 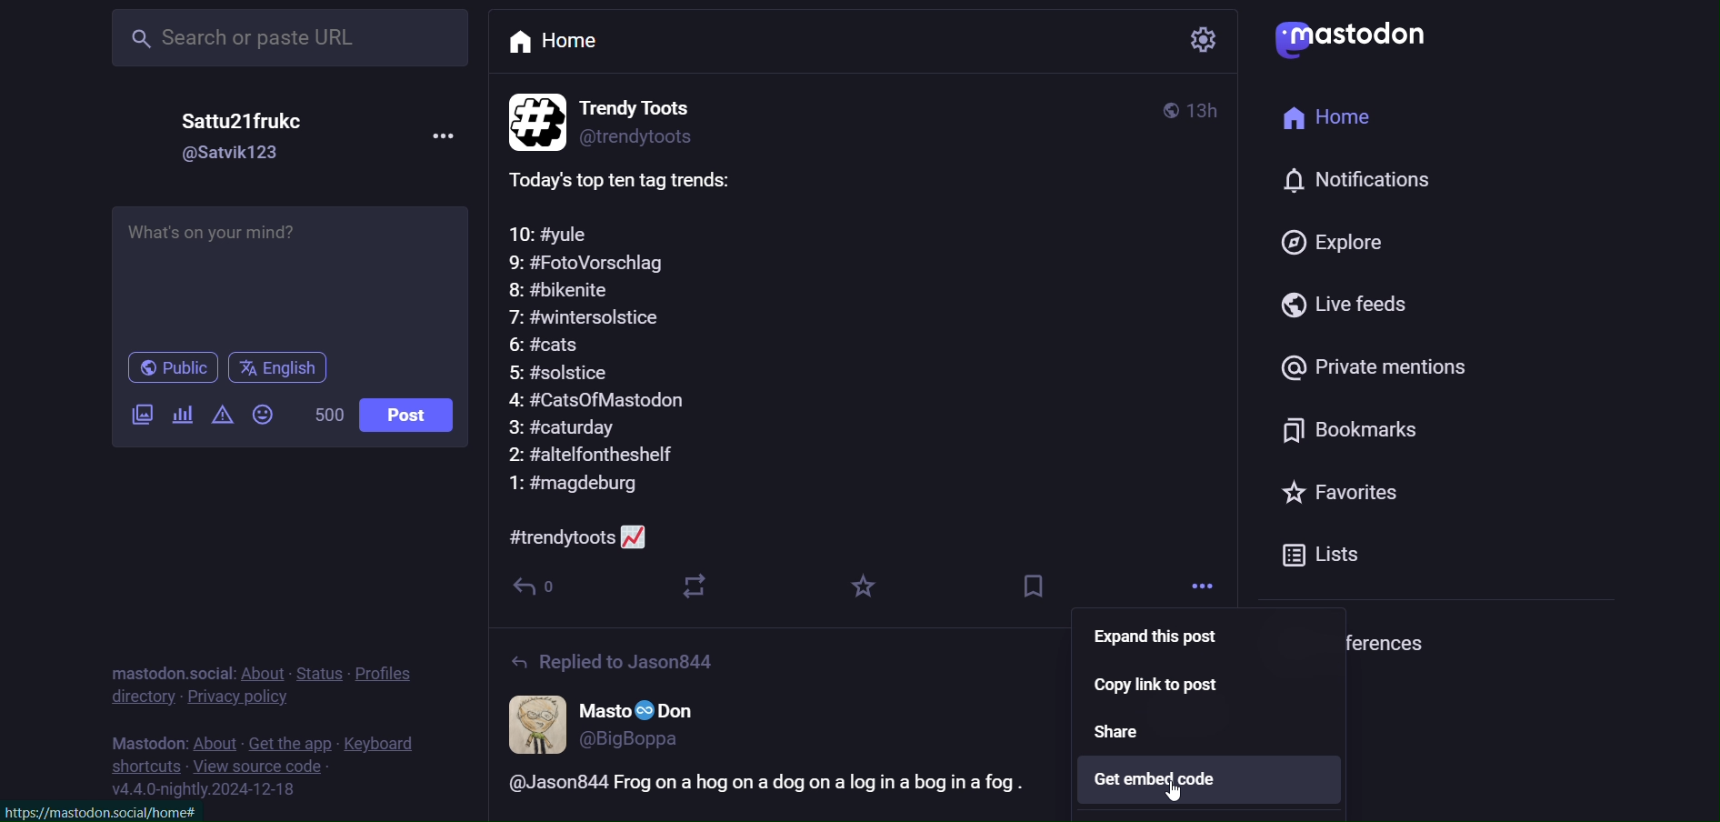 I want to click on home, so click(x=599, y=46).